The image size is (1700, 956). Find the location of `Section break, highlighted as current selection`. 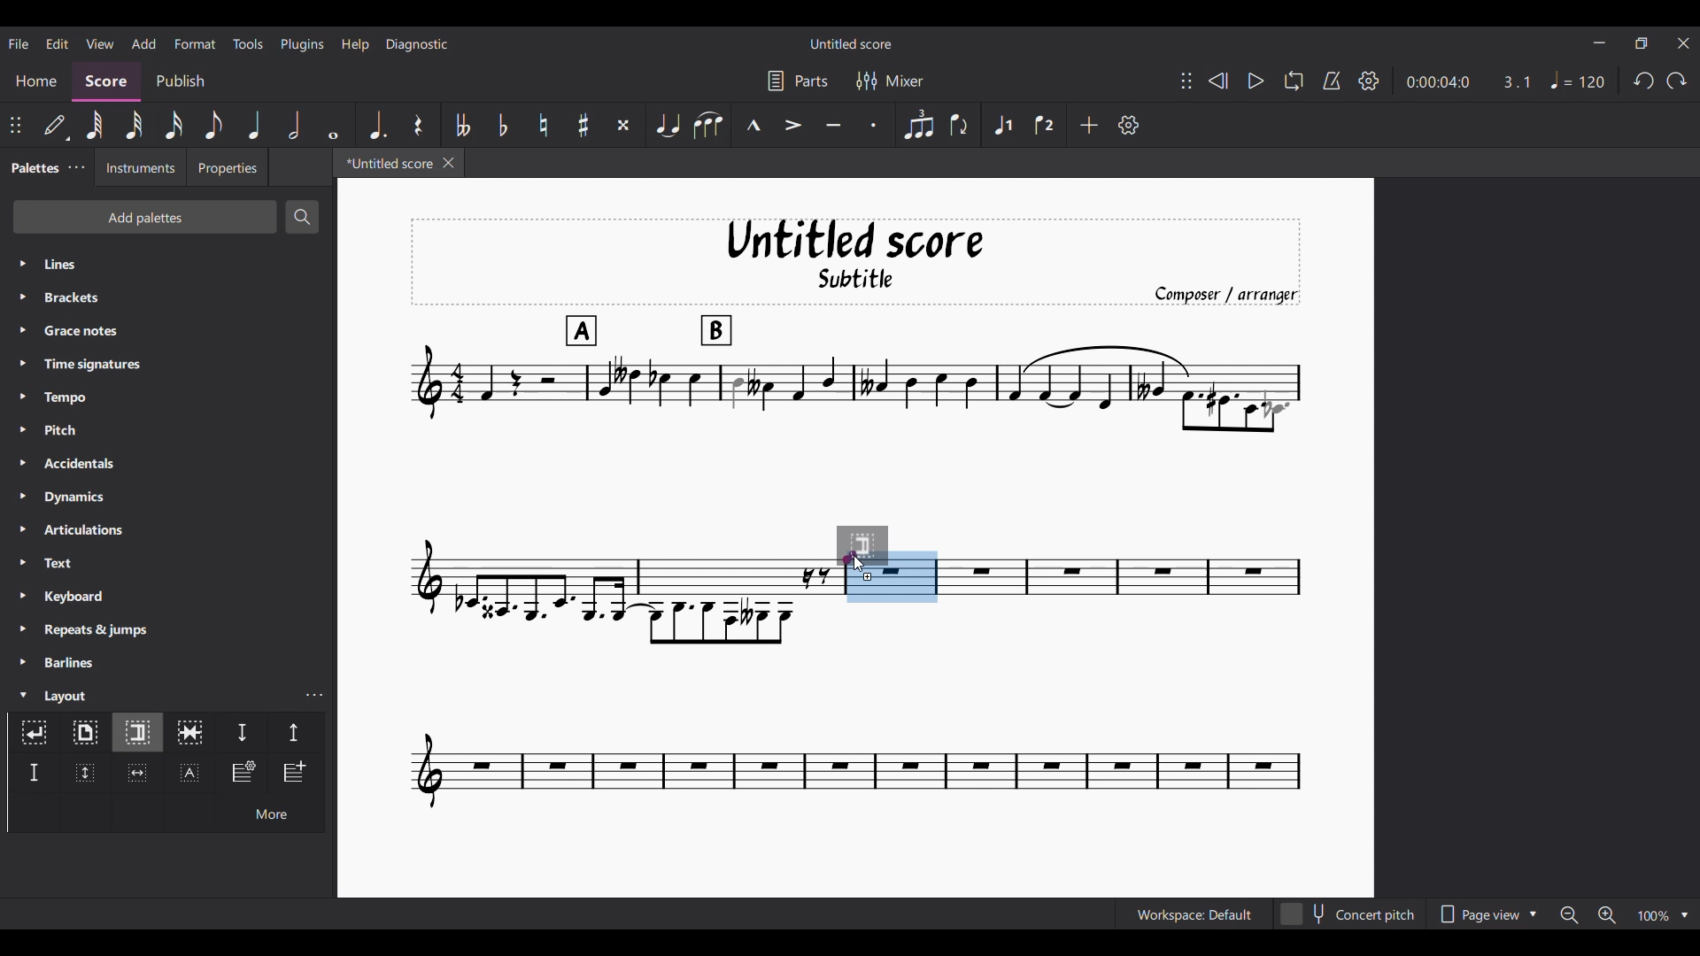

Section break, highlighted as current selection is located at coordinates (136, 733).